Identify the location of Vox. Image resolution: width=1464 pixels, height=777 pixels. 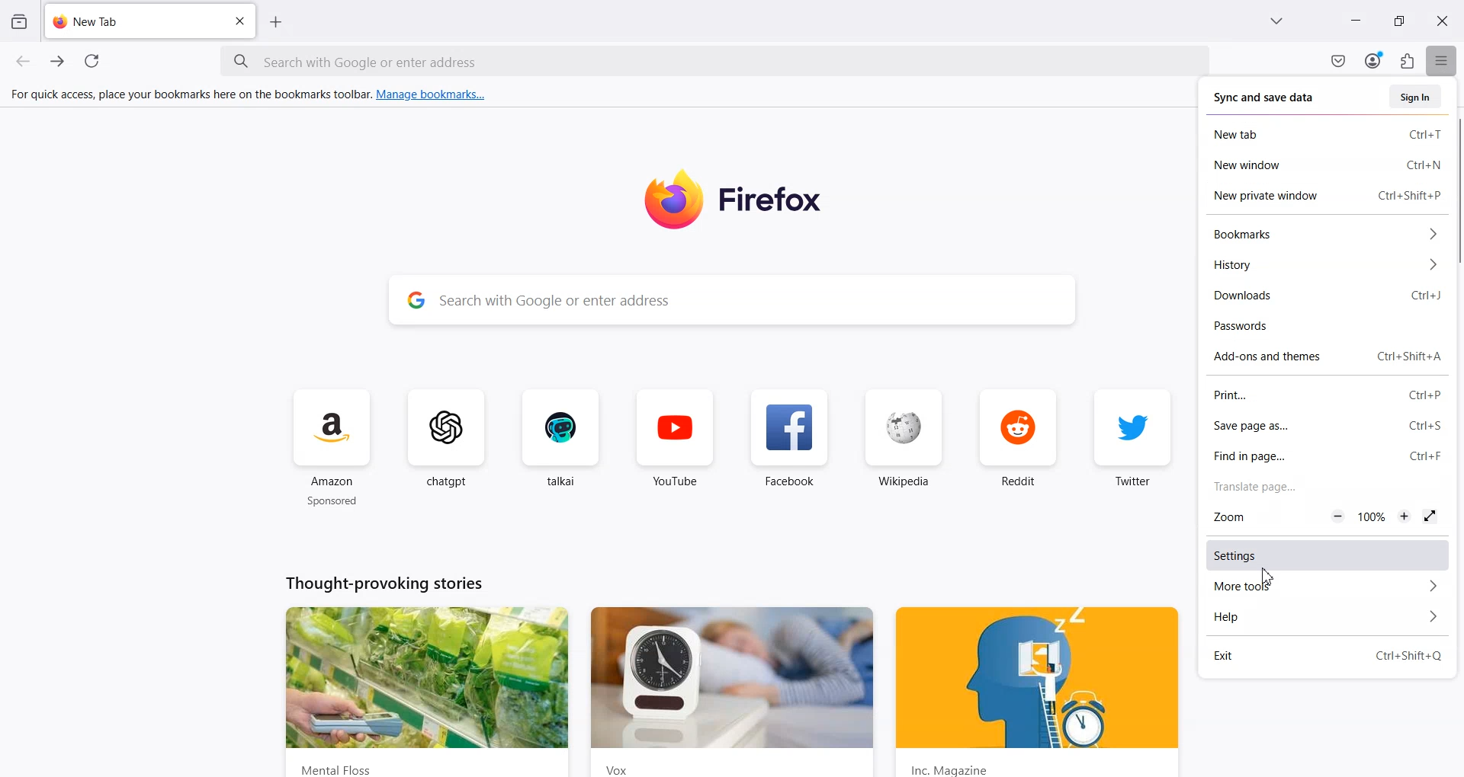
(728, 690).